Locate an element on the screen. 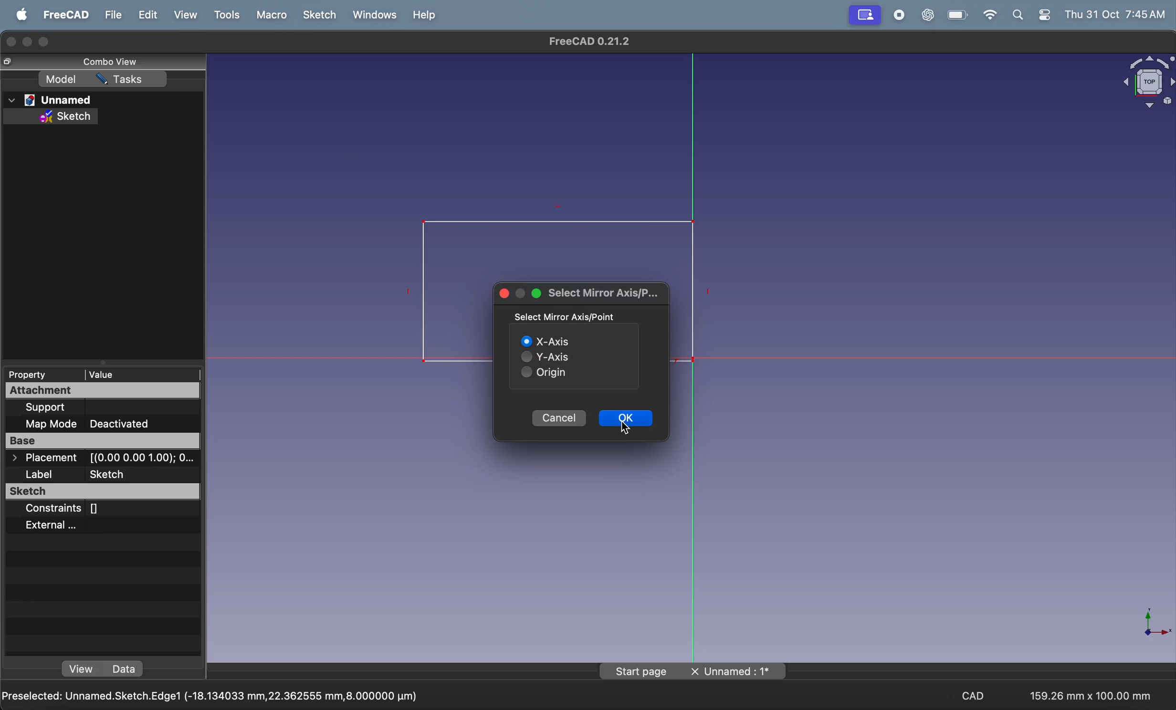 The height and width of the screenshot is (710, 1176). select mirror axis is located at coordinates (603, 292).